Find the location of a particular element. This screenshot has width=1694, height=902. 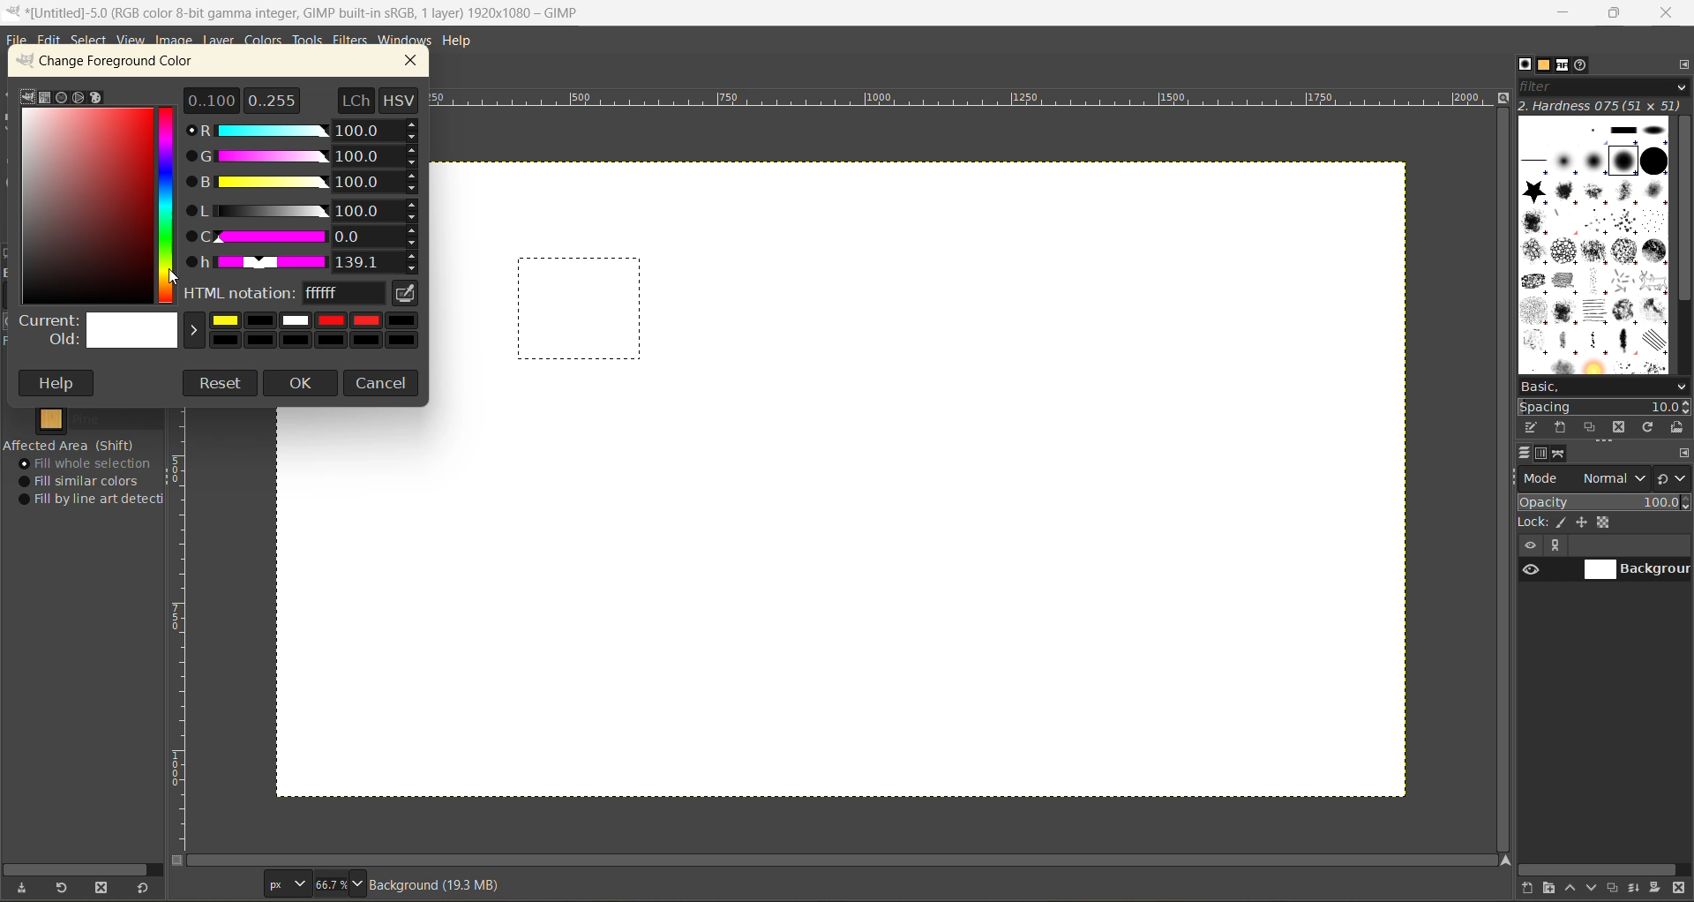

scroll bar is located at coordinates (846, 861).